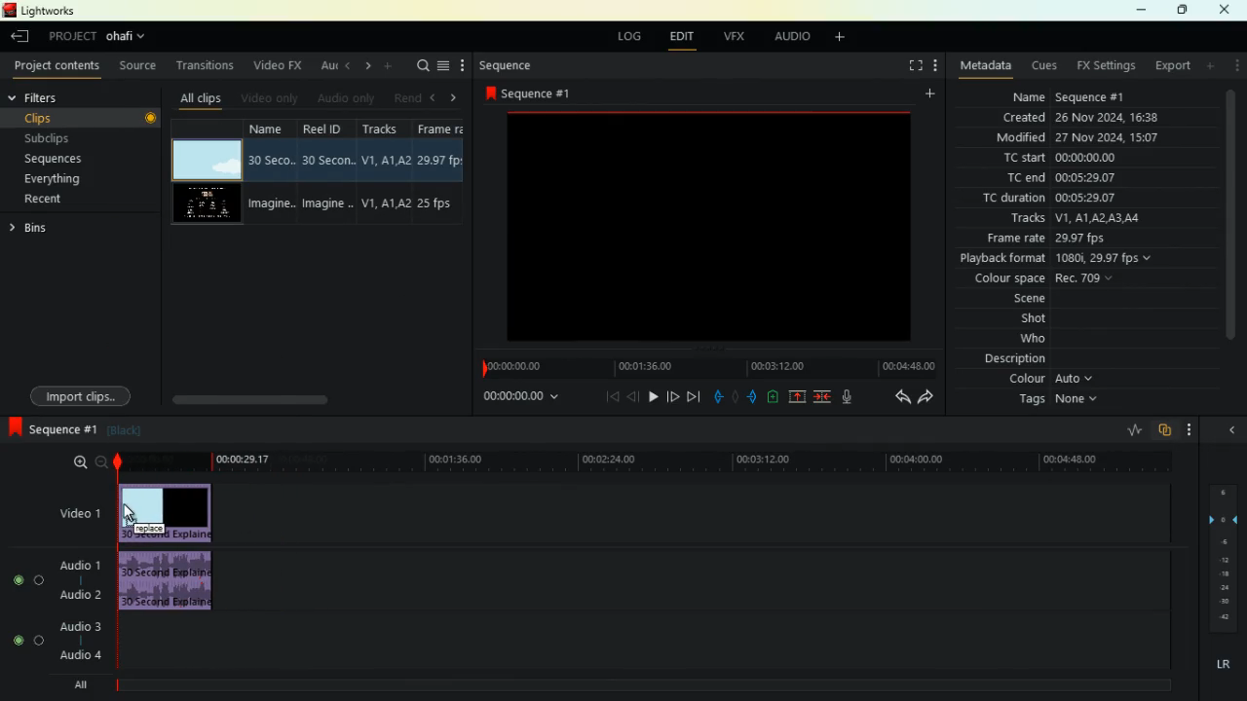  Describe the element at coordinates (123, 434) in the screenshot. I see `black` at that location.